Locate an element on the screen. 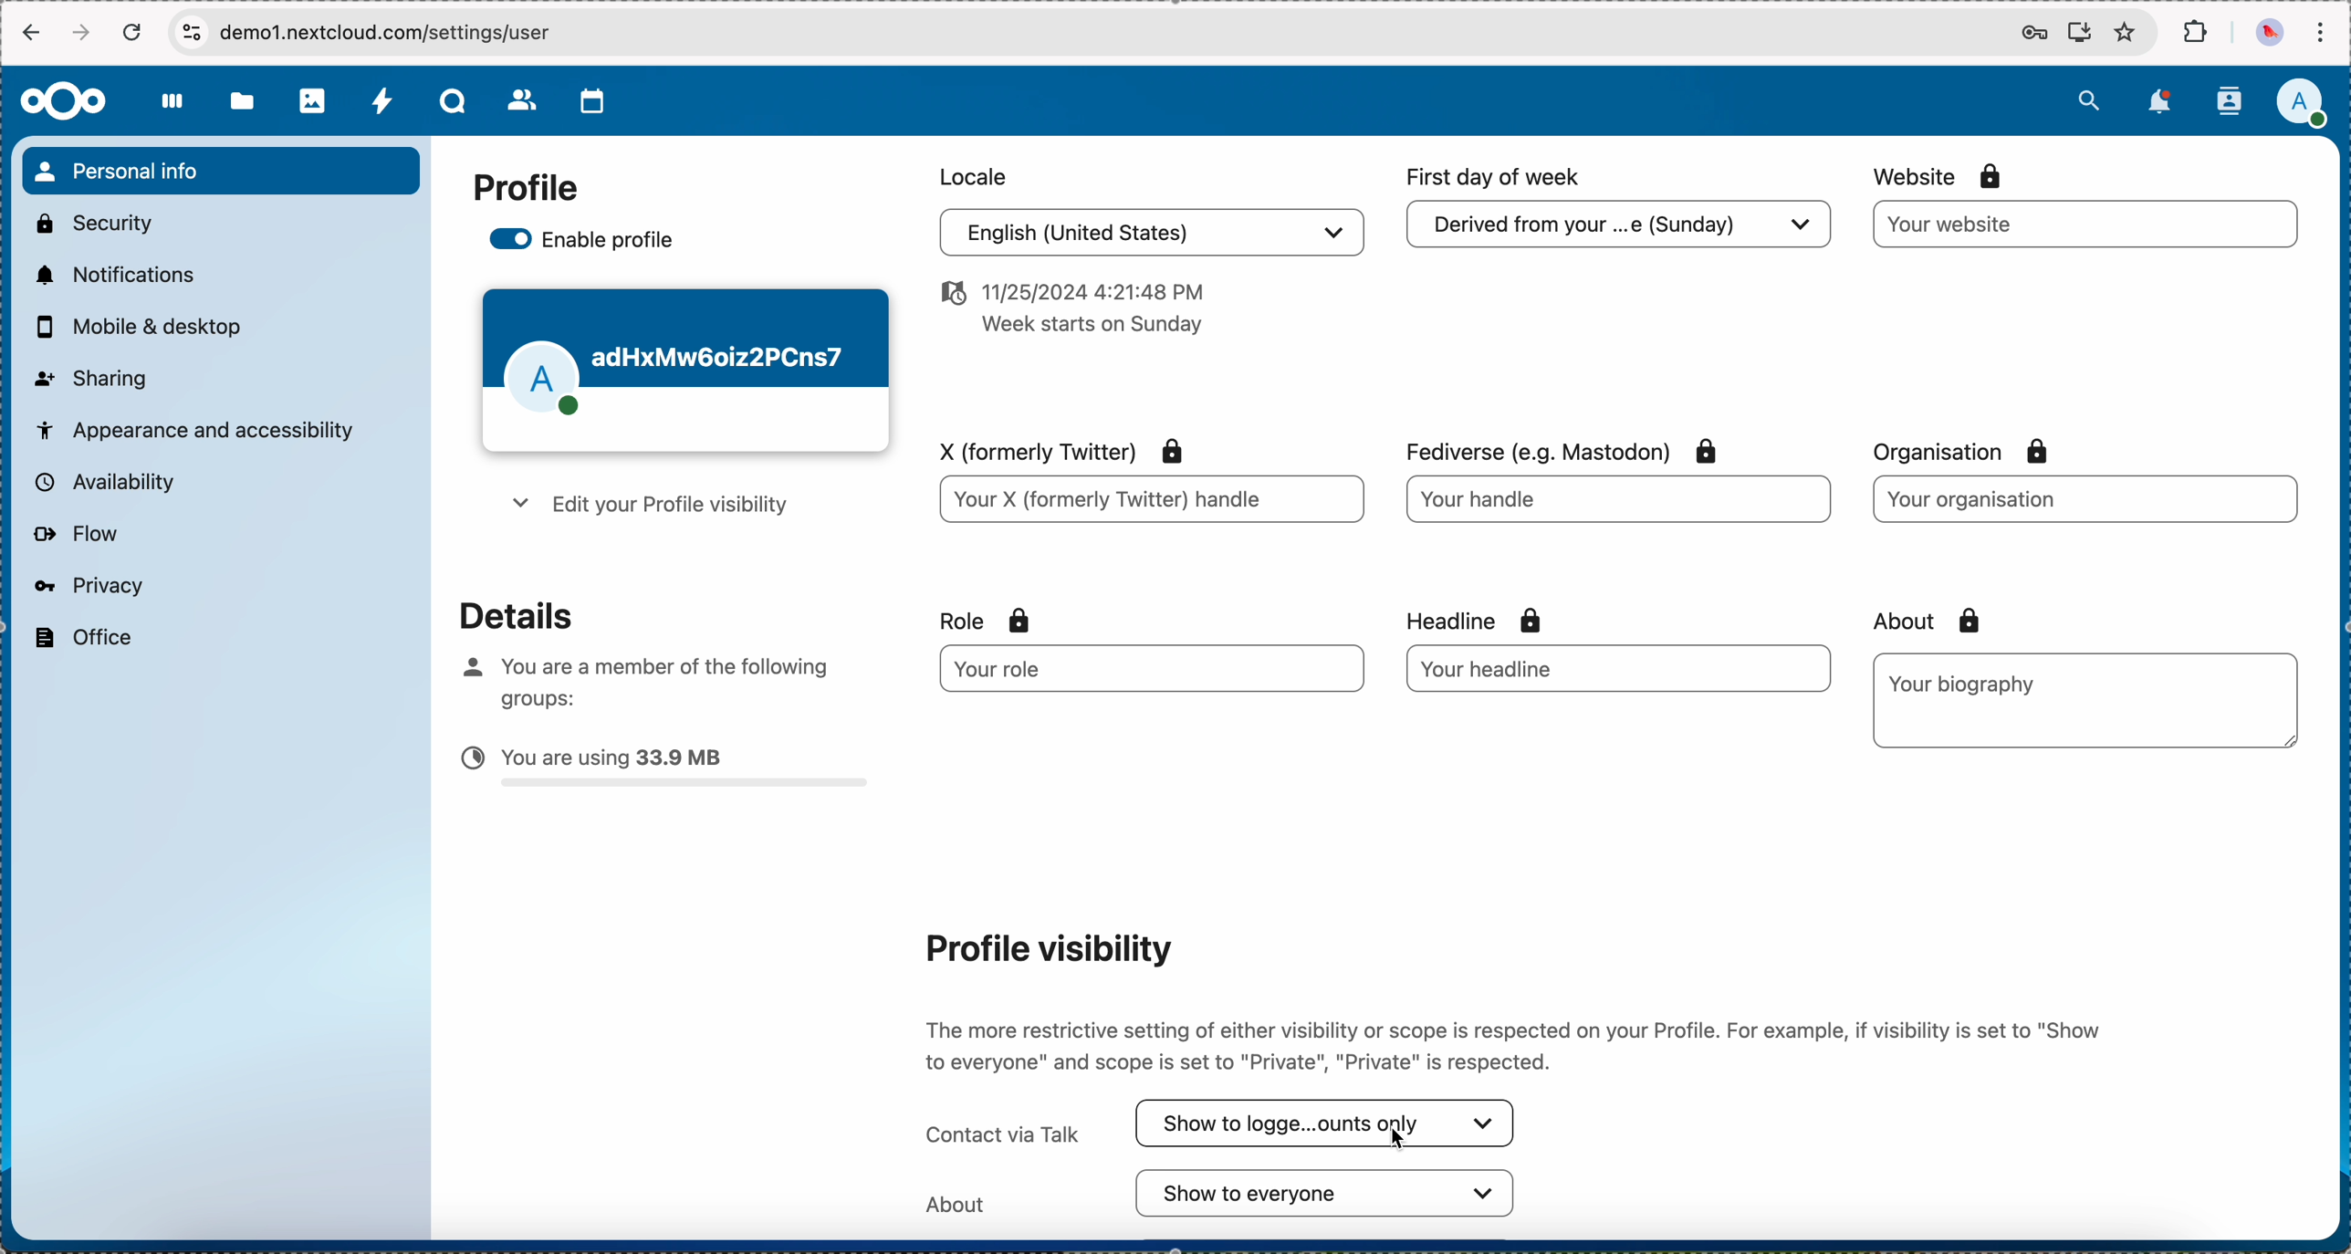 This screenshot has width=2351, height=1254. scroll bar is located at coordinates (2332, 620).